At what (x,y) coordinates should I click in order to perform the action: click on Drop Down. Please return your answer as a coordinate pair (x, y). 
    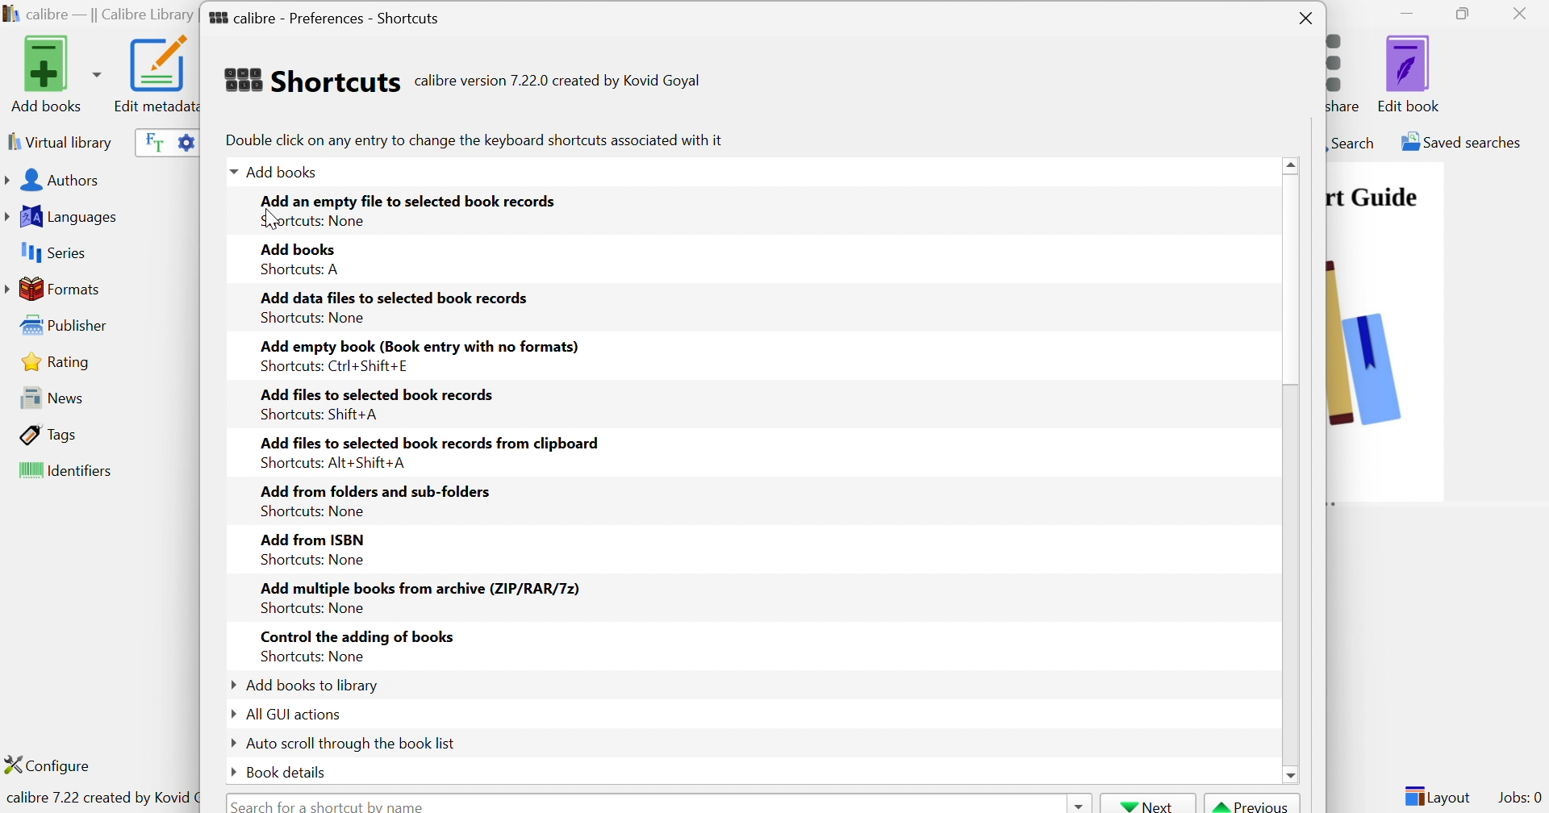
    Looking at the image, I should click on (230, 173).